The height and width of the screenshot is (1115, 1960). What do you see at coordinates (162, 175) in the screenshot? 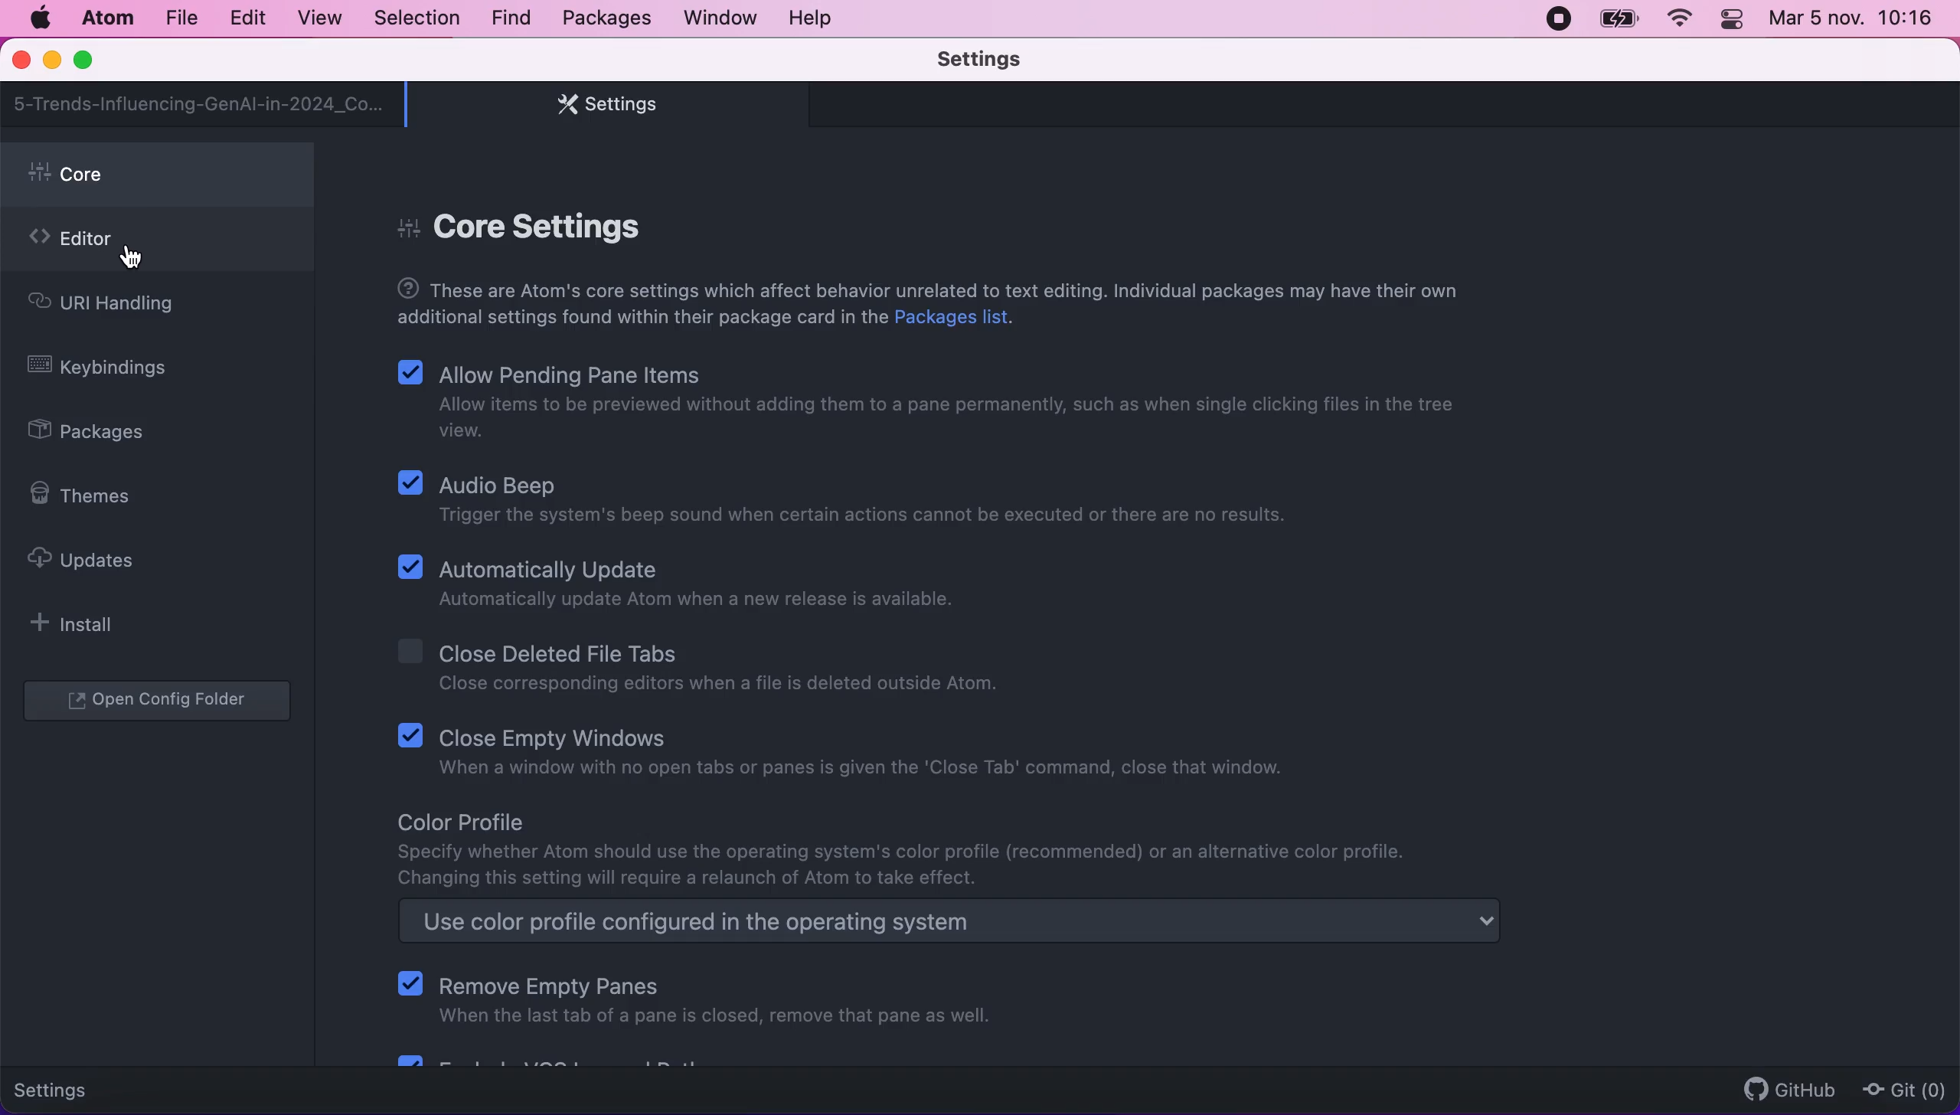
I see `core` at bounding box center [162, 175].